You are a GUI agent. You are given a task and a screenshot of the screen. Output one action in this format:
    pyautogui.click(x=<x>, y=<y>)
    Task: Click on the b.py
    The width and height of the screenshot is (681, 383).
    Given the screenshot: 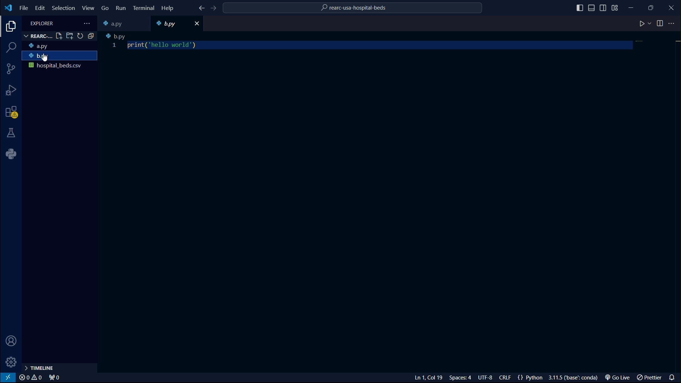 What is the action you would take?
    pyautogui.click(x=114, y=37)
    